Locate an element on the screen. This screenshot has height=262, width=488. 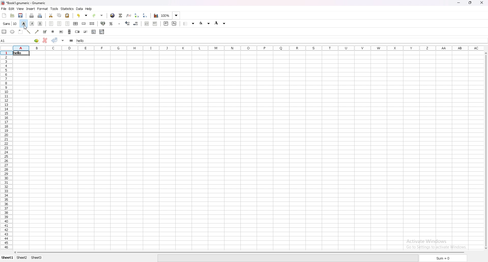
button is located at coordinates (60, 31).